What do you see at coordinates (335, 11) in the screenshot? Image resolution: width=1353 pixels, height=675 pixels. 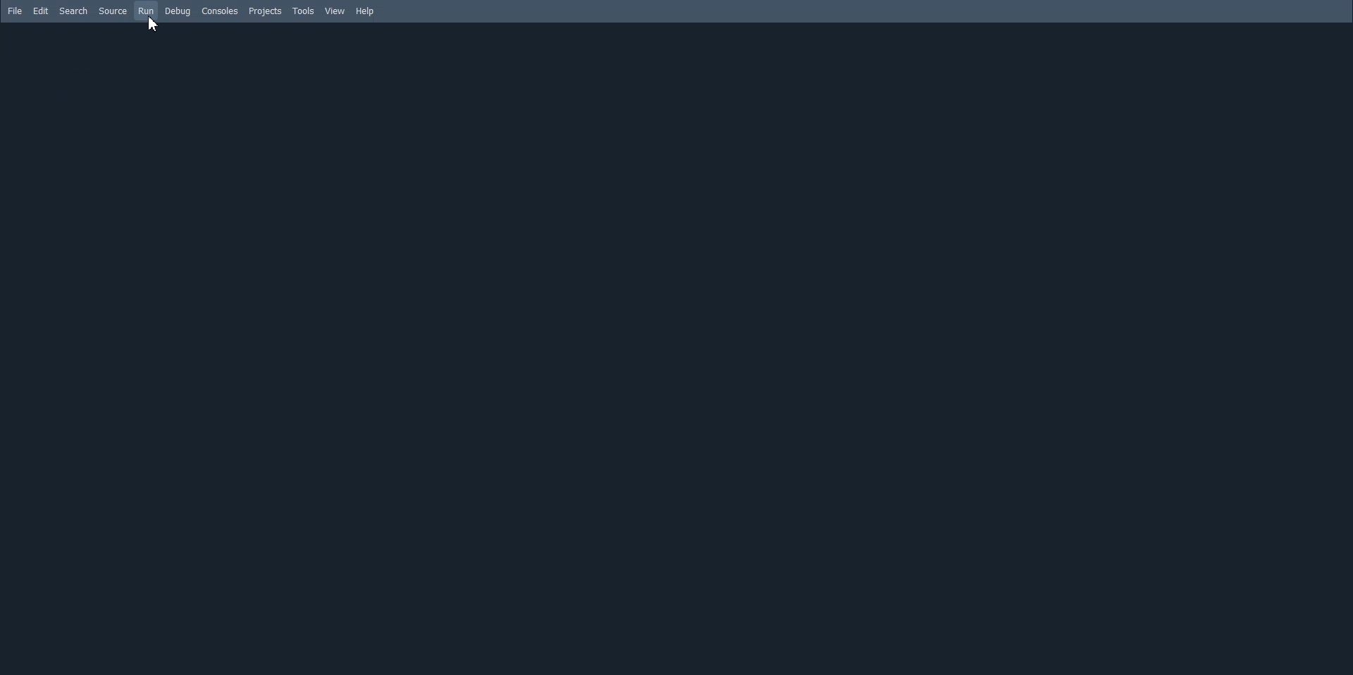 I see `View` at bounding box center [335, 11].